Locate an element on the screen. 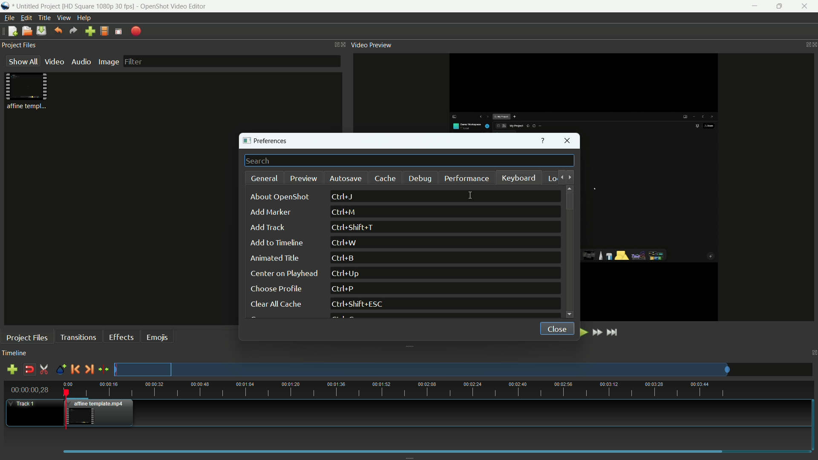 This screenshot has height=460, width=818. create marker is located at coordinates (59, 370).